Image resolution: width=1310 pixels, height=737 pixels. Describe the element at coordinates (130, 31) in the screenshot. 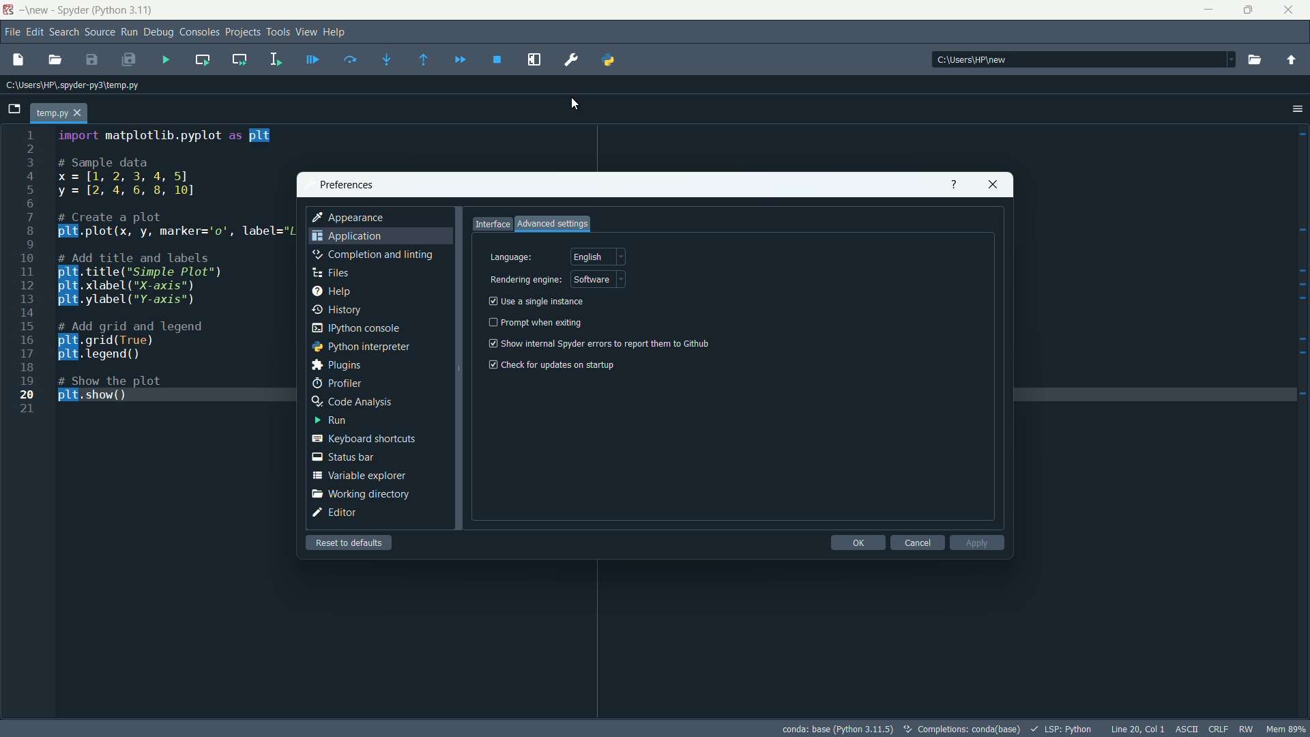

I see `run` at that location.